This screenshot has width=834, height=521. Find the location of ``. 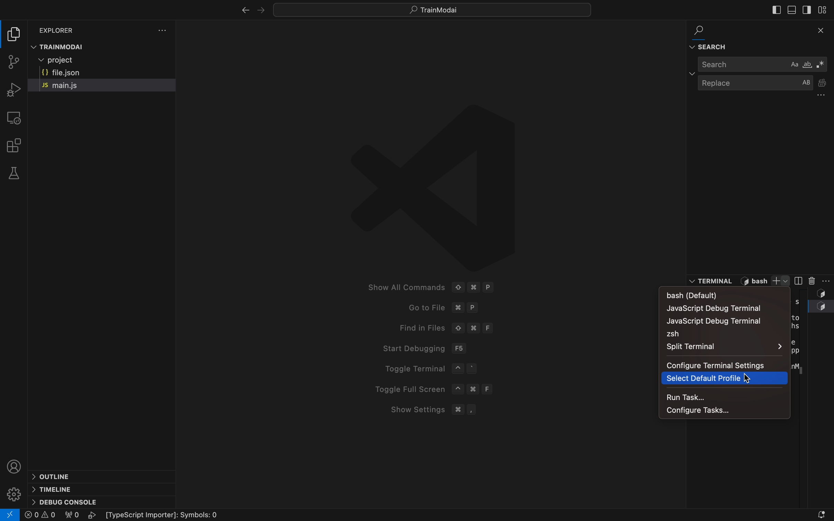

 is located at coordinates (819, 293).